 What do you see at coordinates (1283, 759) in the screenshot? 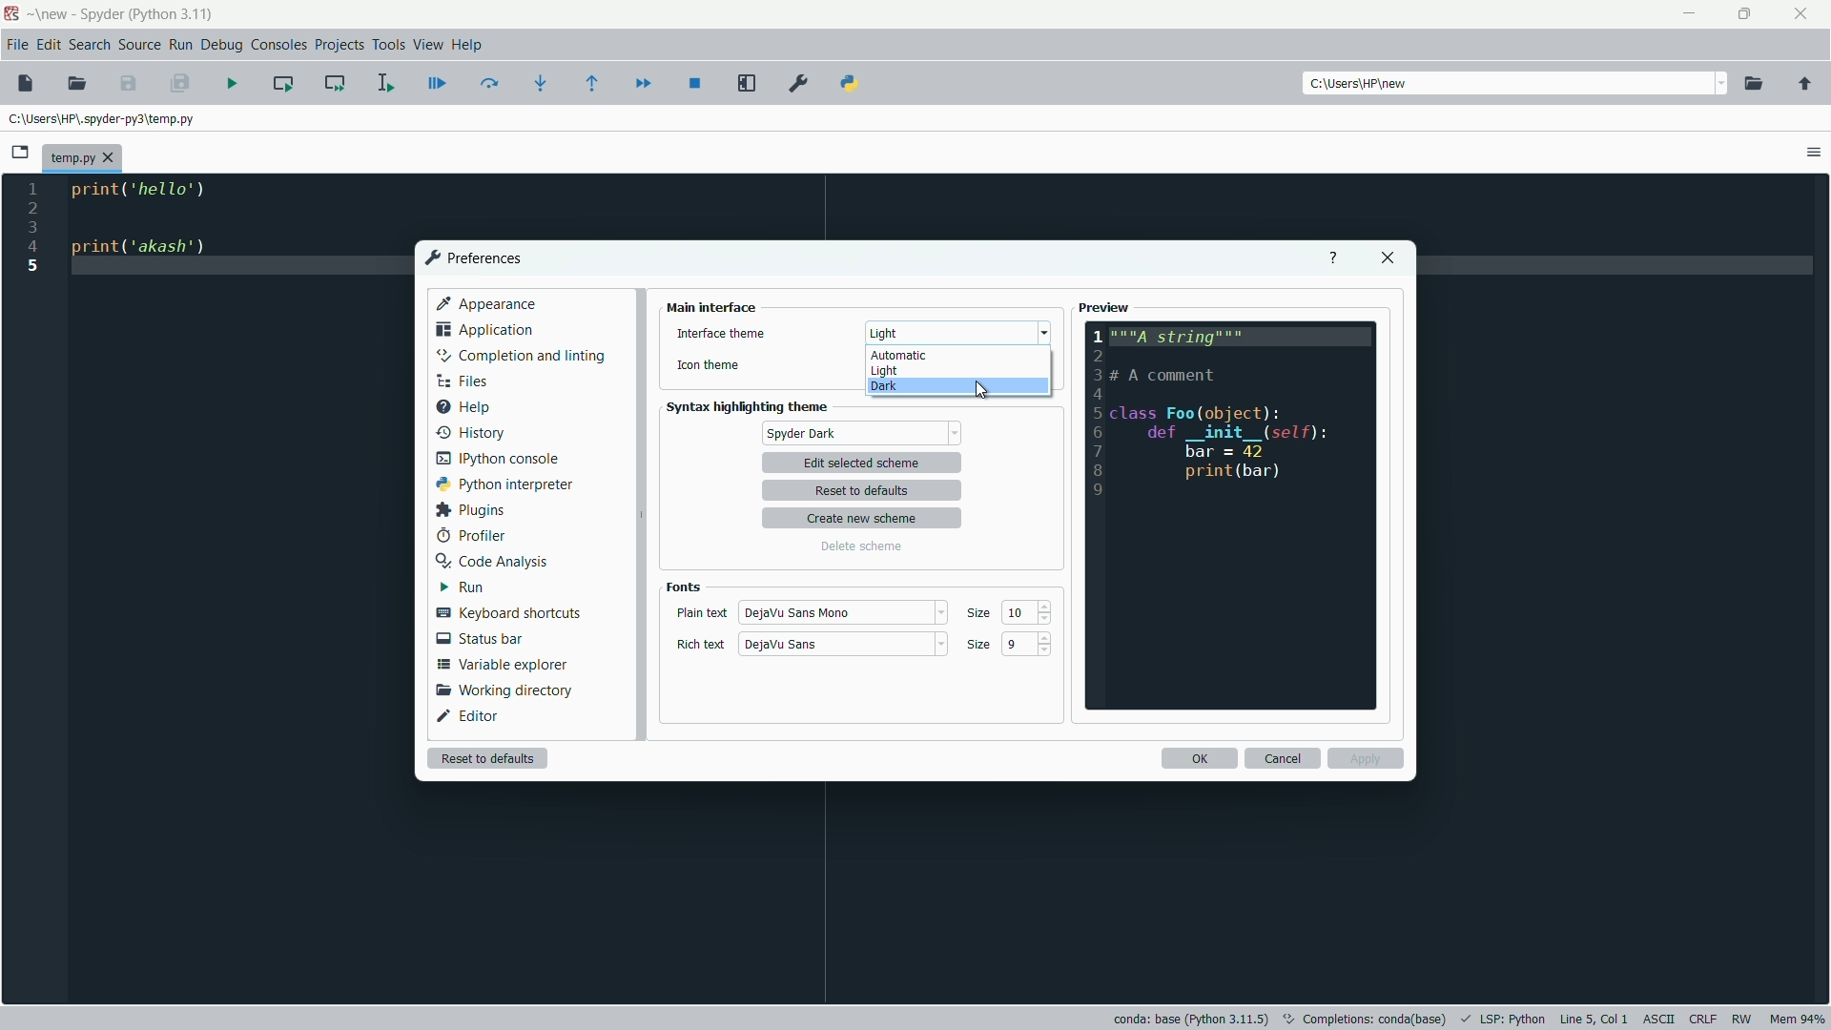
I see `cancel` at bounding box center [1283, 759].